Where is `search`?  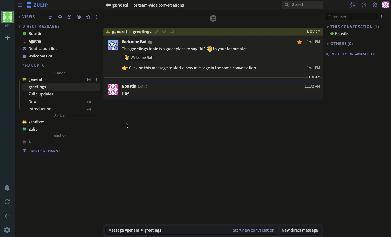
search is located at coordinates (302, 5).